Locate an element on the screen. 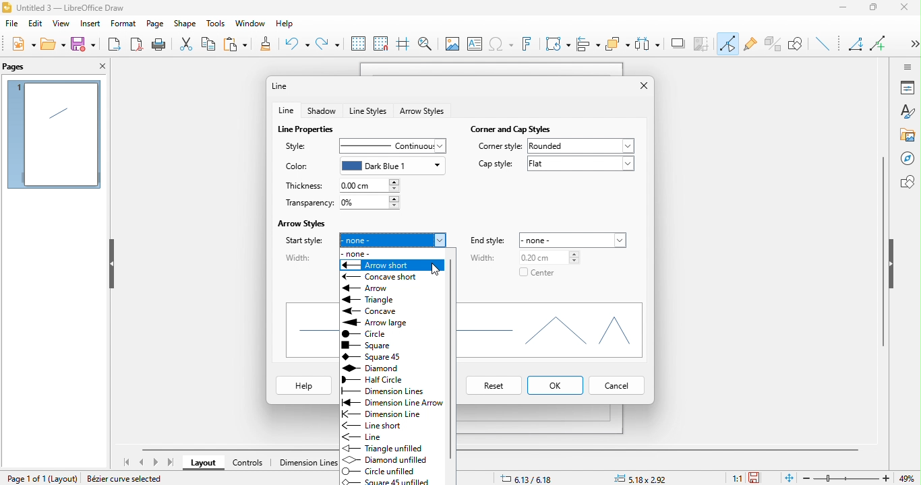 The image size is (921, 485). font work text is located at coordinates (530, 46).